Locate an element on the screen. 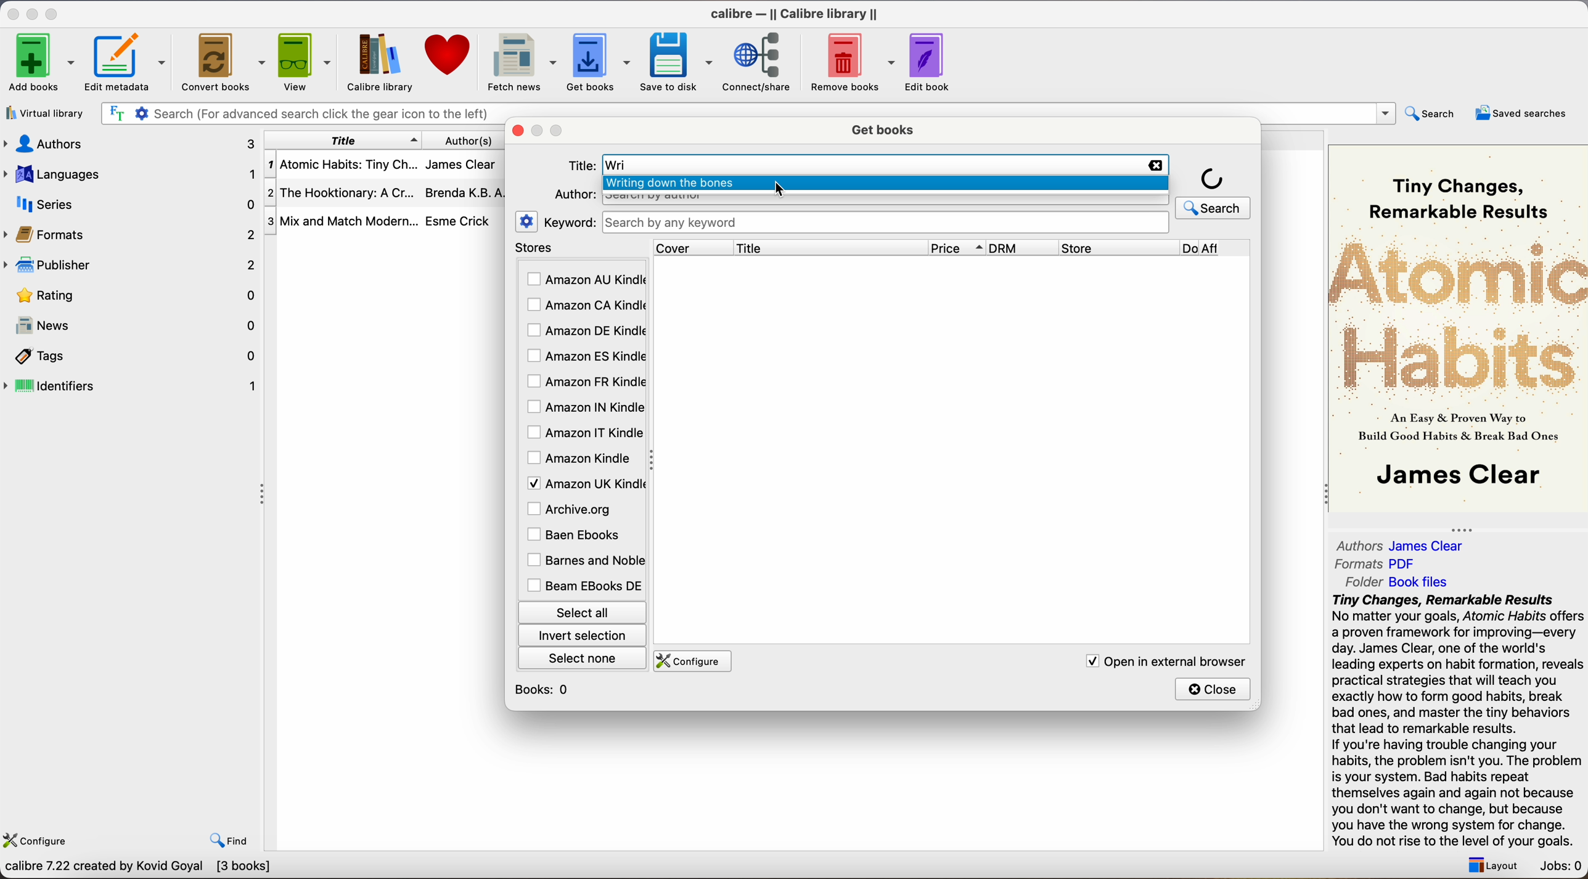  configure is located at coordinates (39, 838).